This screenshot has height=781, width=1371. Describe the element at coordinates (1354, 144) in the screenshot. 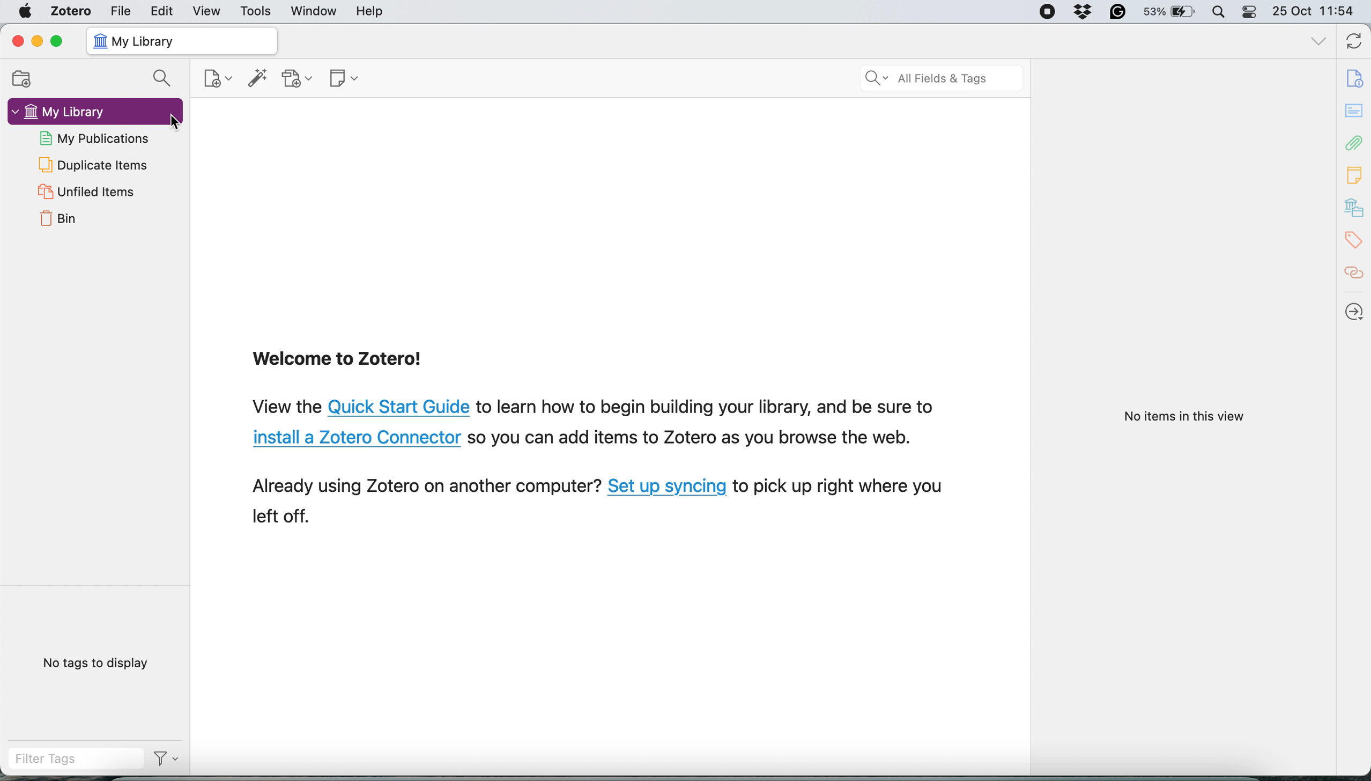

I see `attachments` at that location.